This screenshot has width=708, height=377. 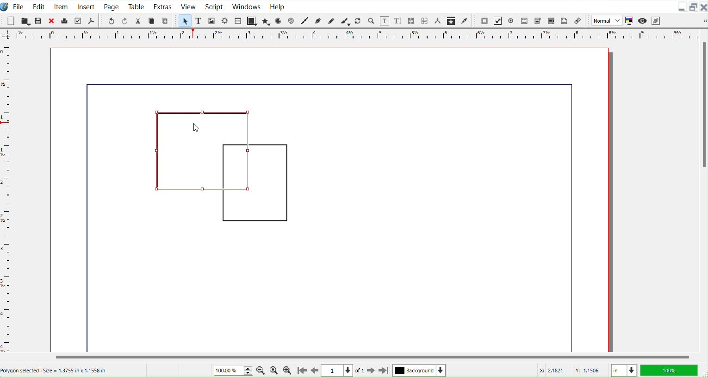 I want to click on line, so click(x=329, y=84).